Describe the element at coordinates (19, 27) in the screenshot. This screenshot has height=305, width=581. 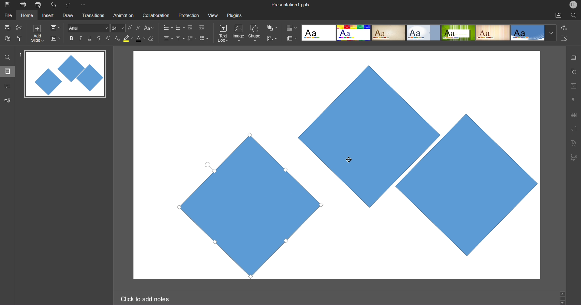
I see `cut` at that location.